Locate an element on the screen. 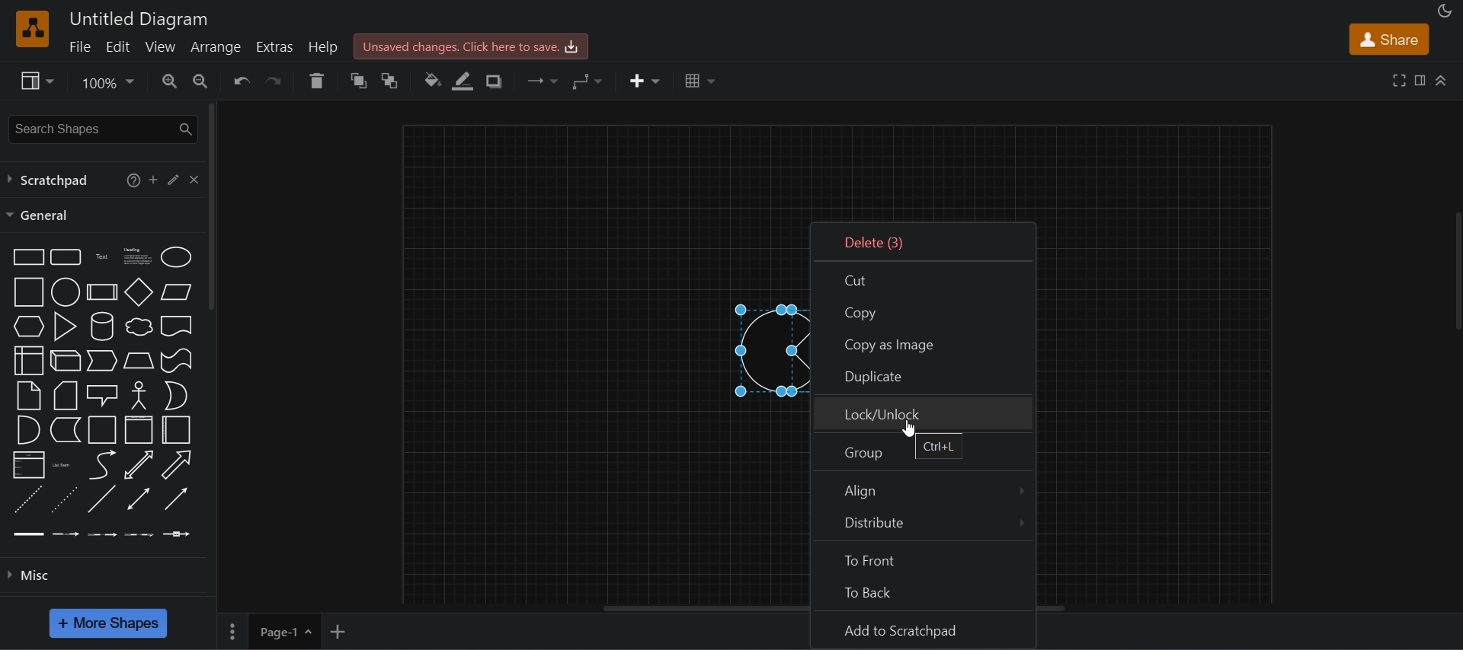  circle is located at coordinates (64, 292).